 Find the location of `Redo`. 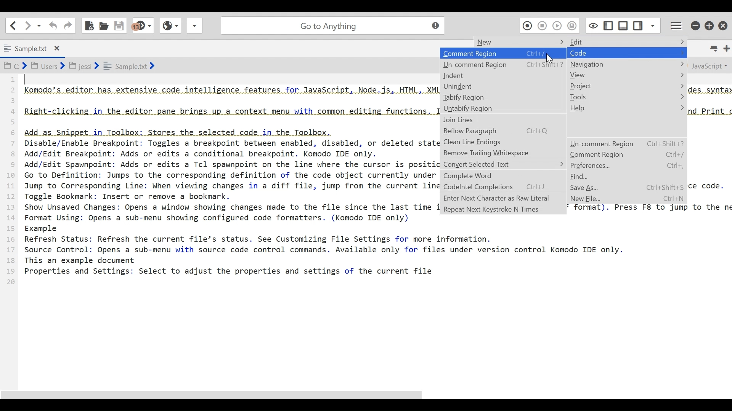

Redo is located at coordinates (68, 25).